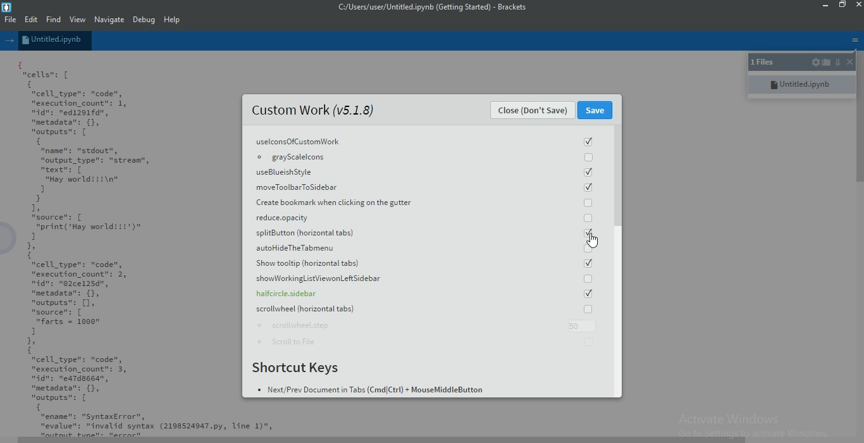 The width and height of the screenshot is (864, 443). Describe the element at coordinates (837, 63) in the screenshot. I see `down` at that location.